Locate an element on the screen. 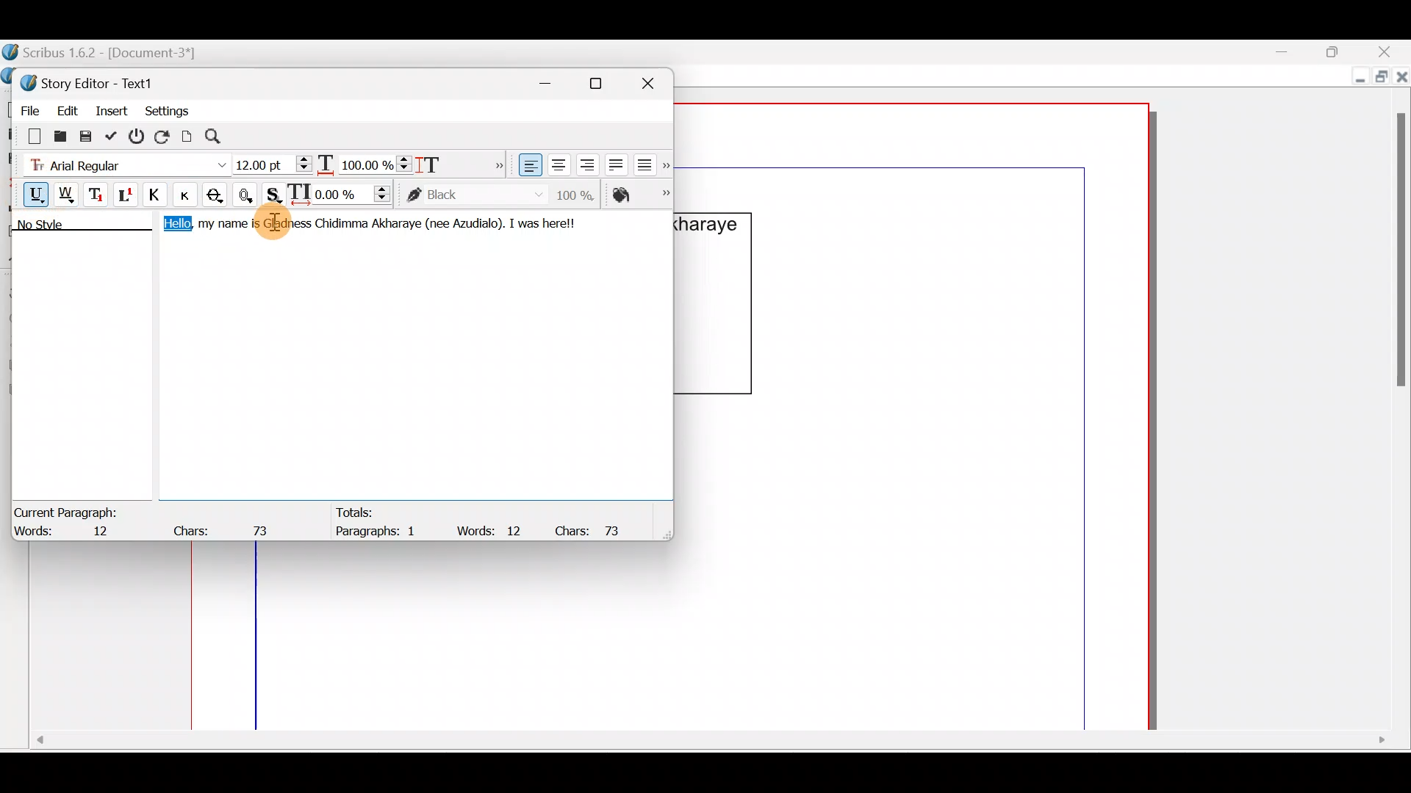  Outline is located at coordinates (248, 193).